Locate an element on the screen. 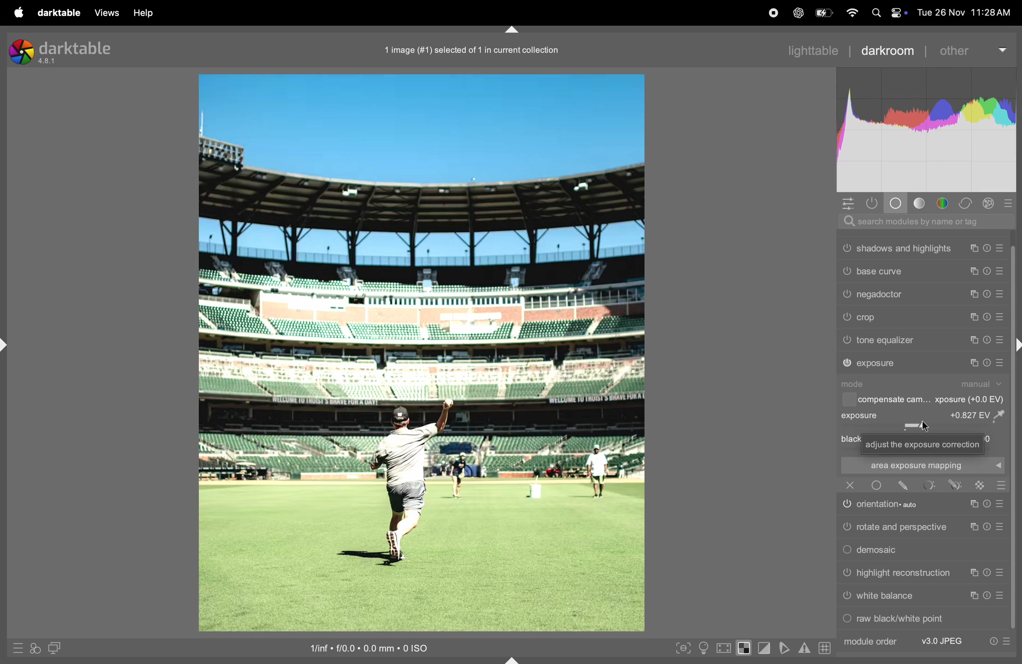 This screenshot has width=1022, height=664. rotate and perspective is located at coordinates (902, 526).